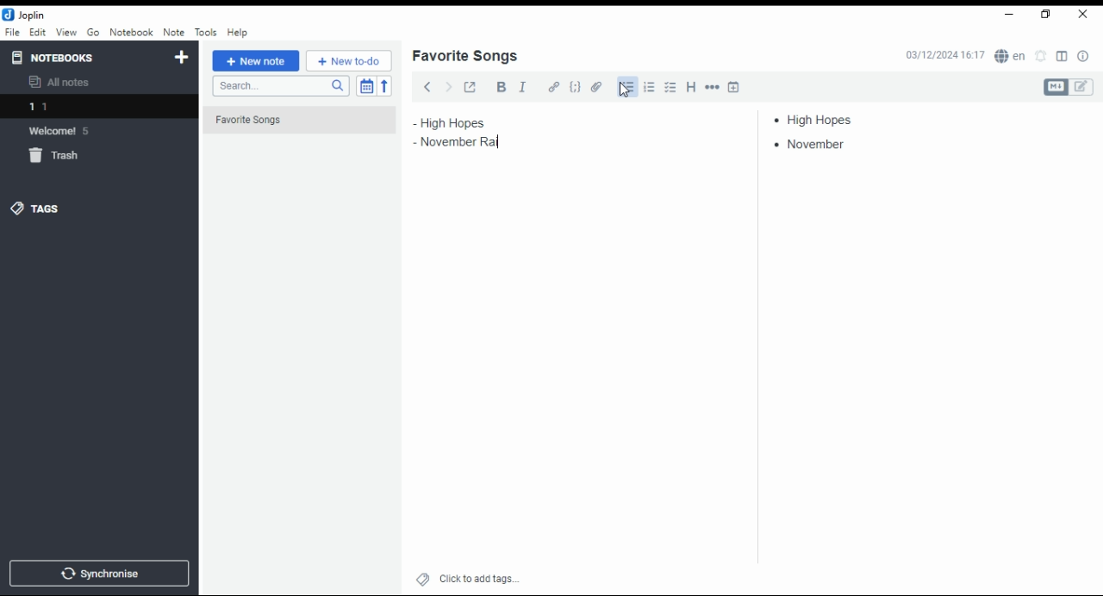 The width and height of the screenshot is (1103, 596). Describe the element at coordinates (944, 55) in the screenshot. I see `03/12/2024 16:16` at that location.